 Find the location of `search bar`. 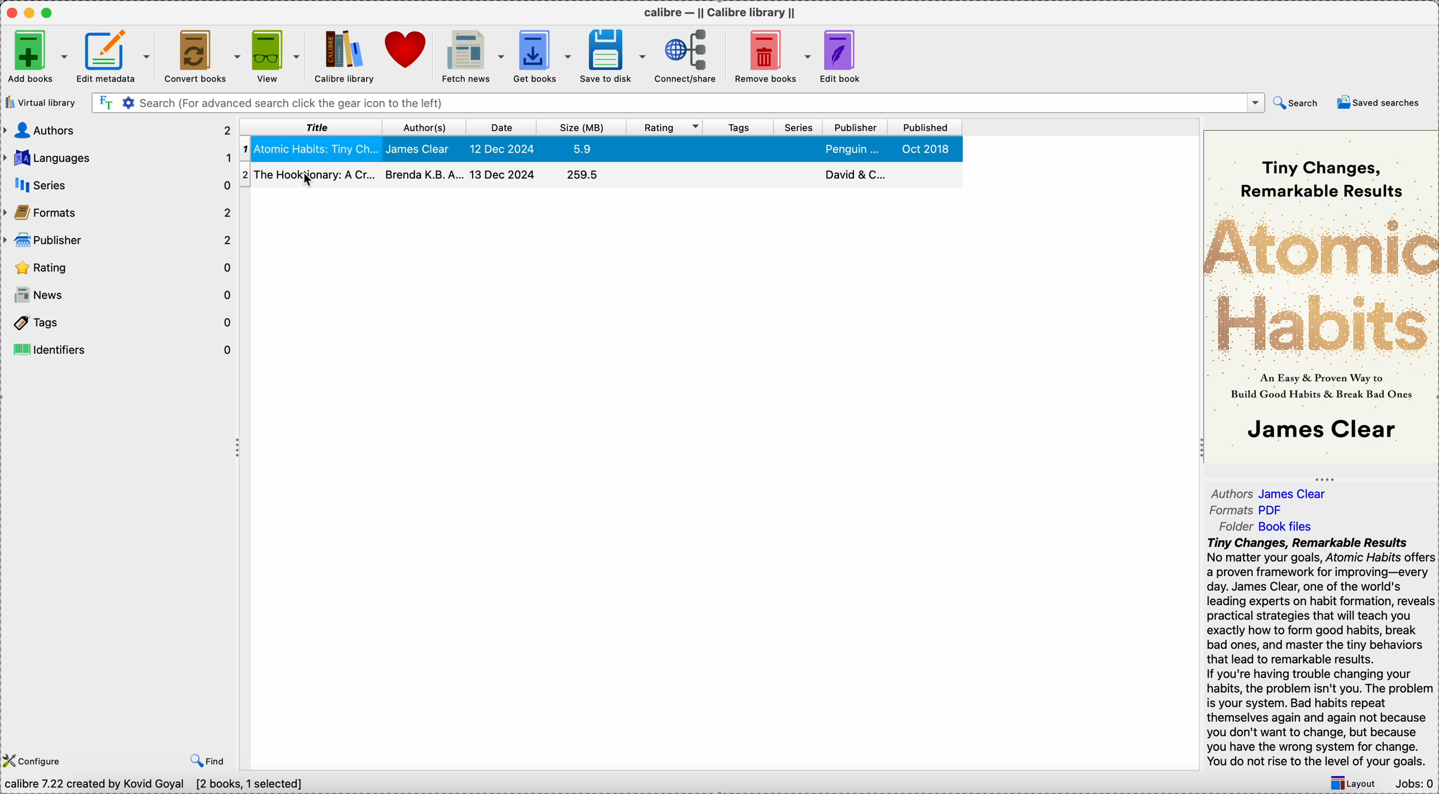

search bar is located at coordinates (678, 103).